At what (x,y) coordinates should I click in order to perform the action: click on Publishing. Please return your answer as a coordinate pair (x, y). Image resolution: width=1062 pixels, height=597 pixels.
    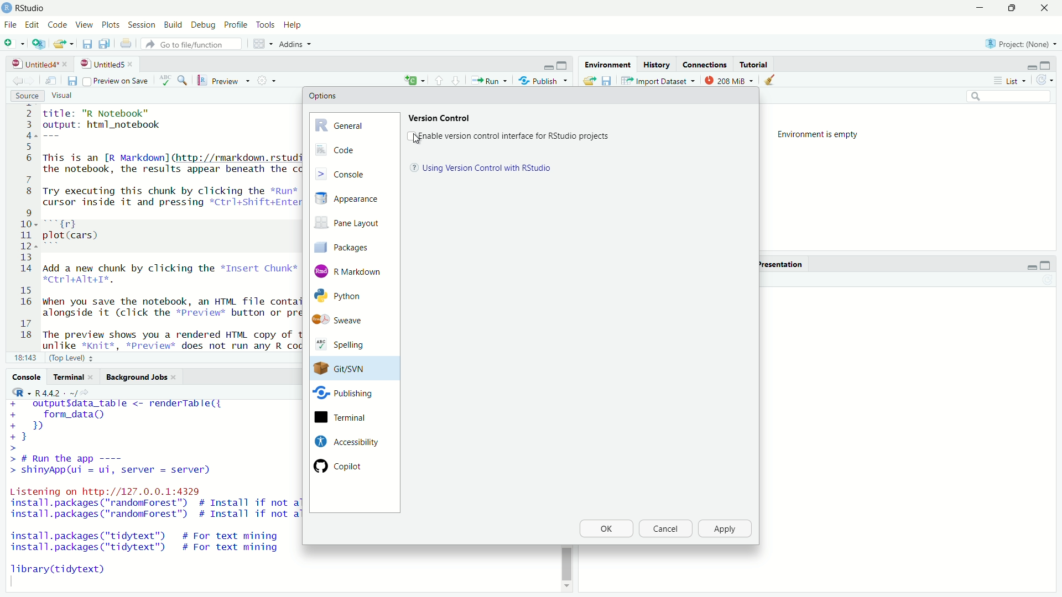
    Looking at the image, I should click on (344, 395).